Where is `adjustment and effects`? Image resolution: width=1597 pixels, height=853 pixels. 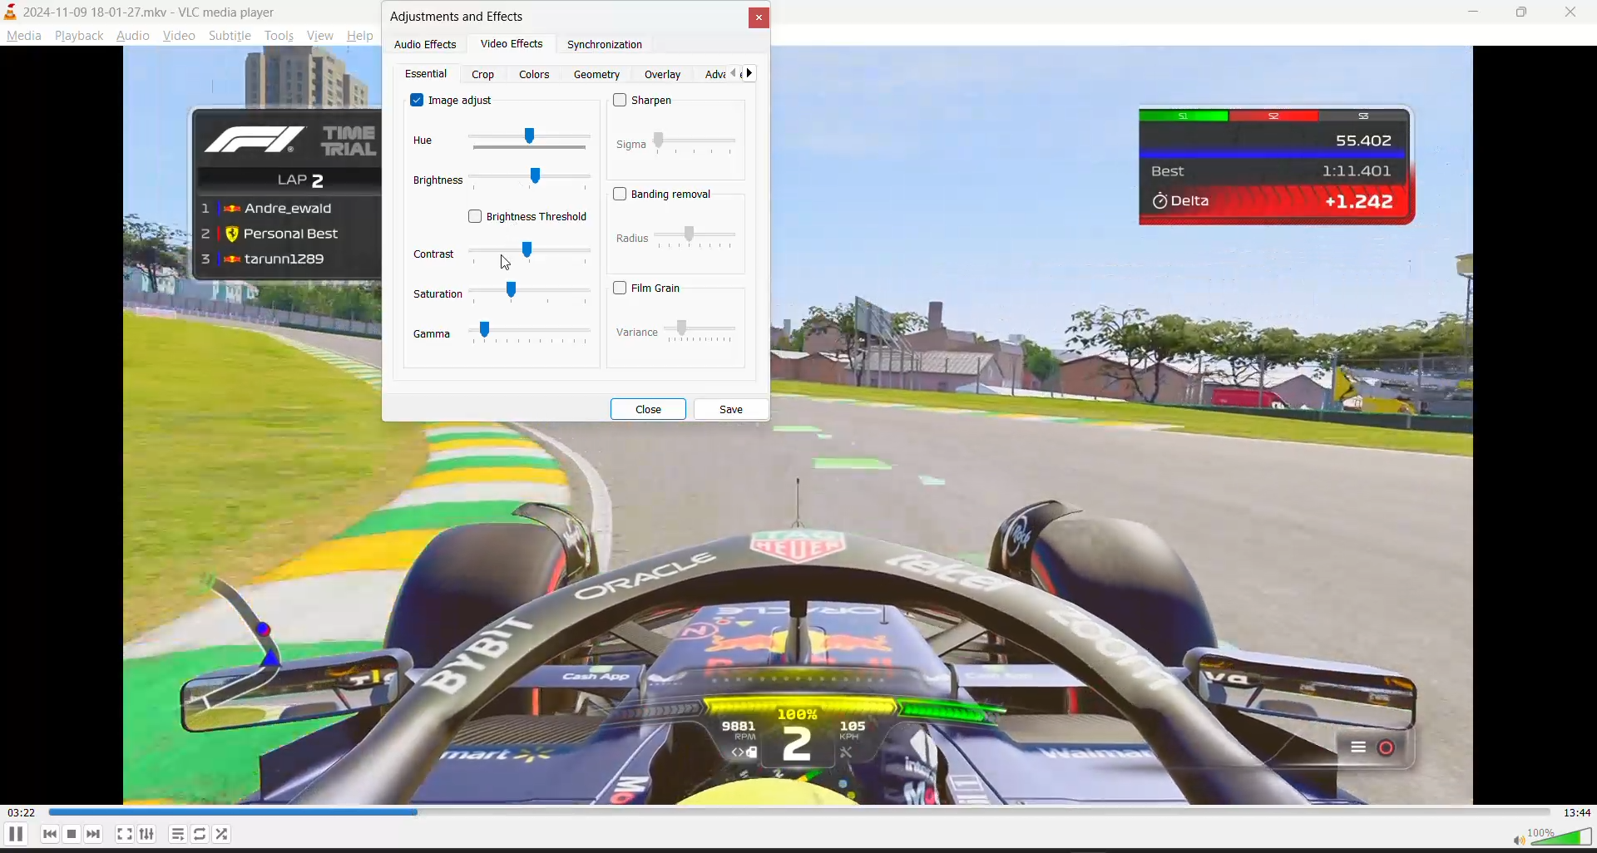
adjustment and effects is located at coordinates (462, 17).